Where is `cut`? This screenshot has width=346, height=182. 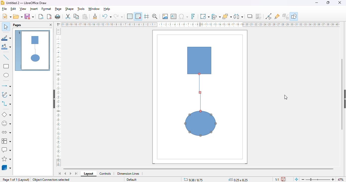 cut is located at coordinates (68, 16).